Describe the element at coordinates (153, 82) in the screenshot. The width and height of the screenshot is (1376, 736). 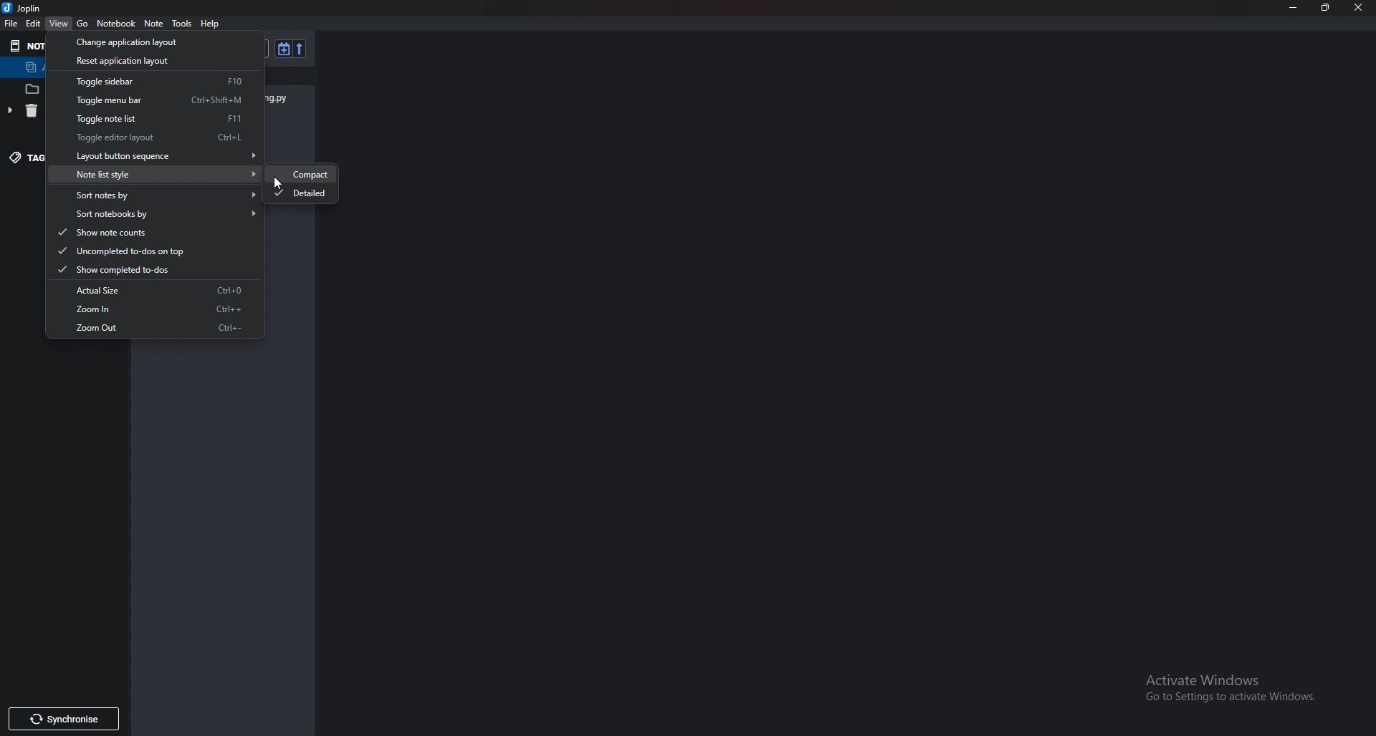
I see `Toggle sidebar` at that location.